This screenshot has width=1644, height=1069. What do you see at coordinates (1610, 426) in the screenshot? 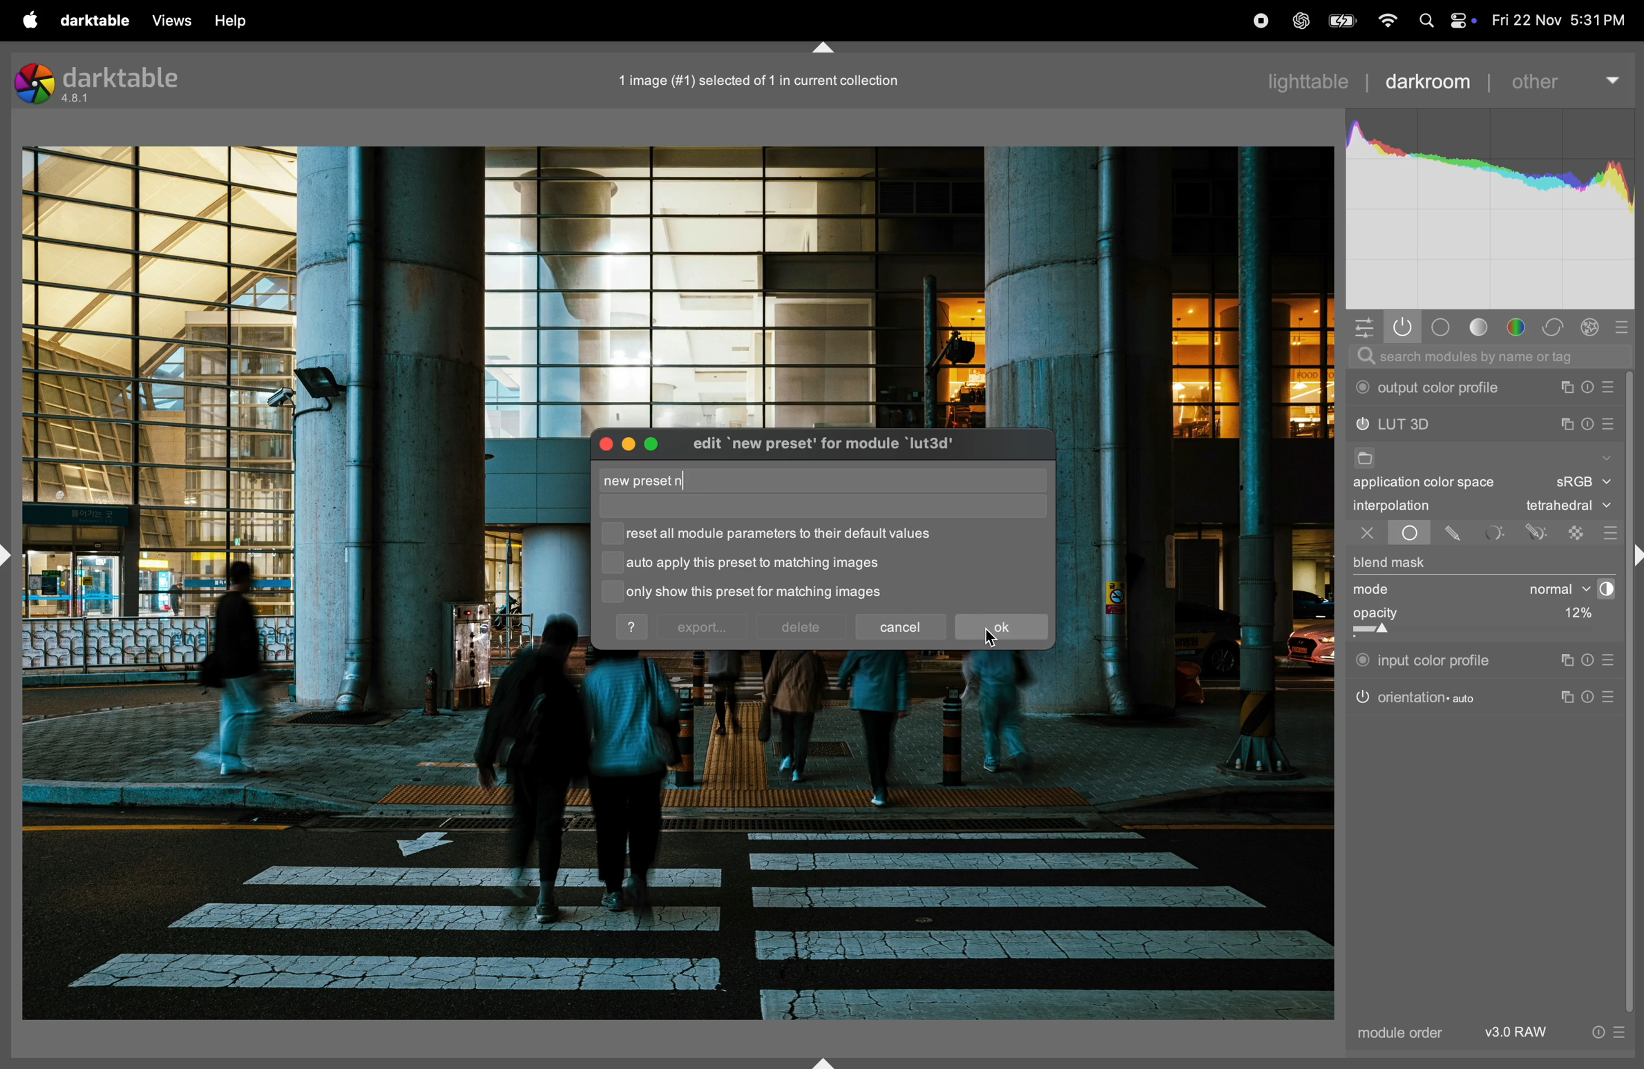
I see `presets` at bounding box center [1610, 426].